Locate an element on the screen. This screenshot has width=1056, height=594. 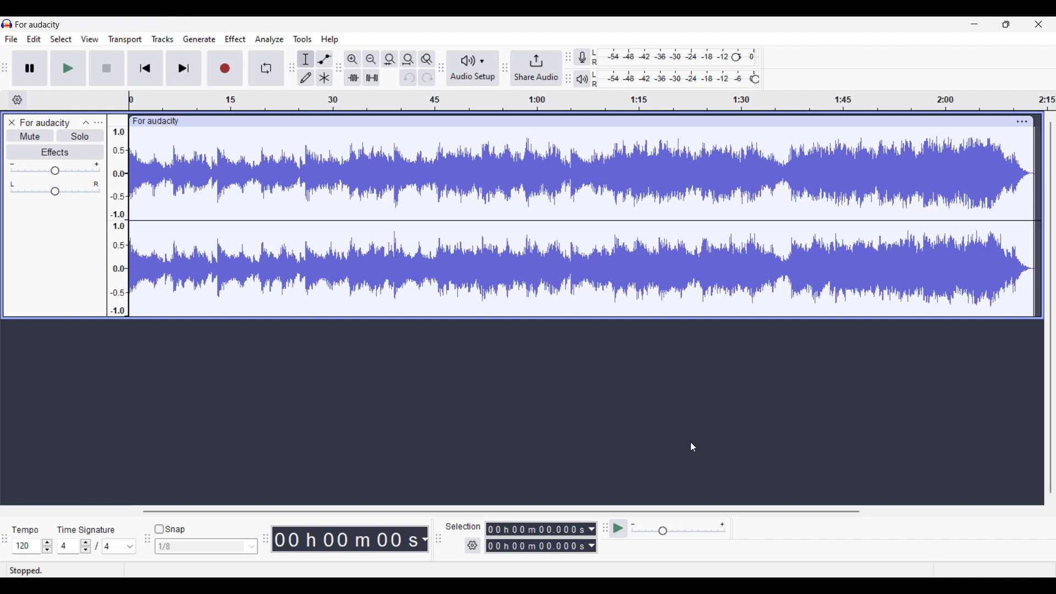
Stop is located at coordinates (106, 68).